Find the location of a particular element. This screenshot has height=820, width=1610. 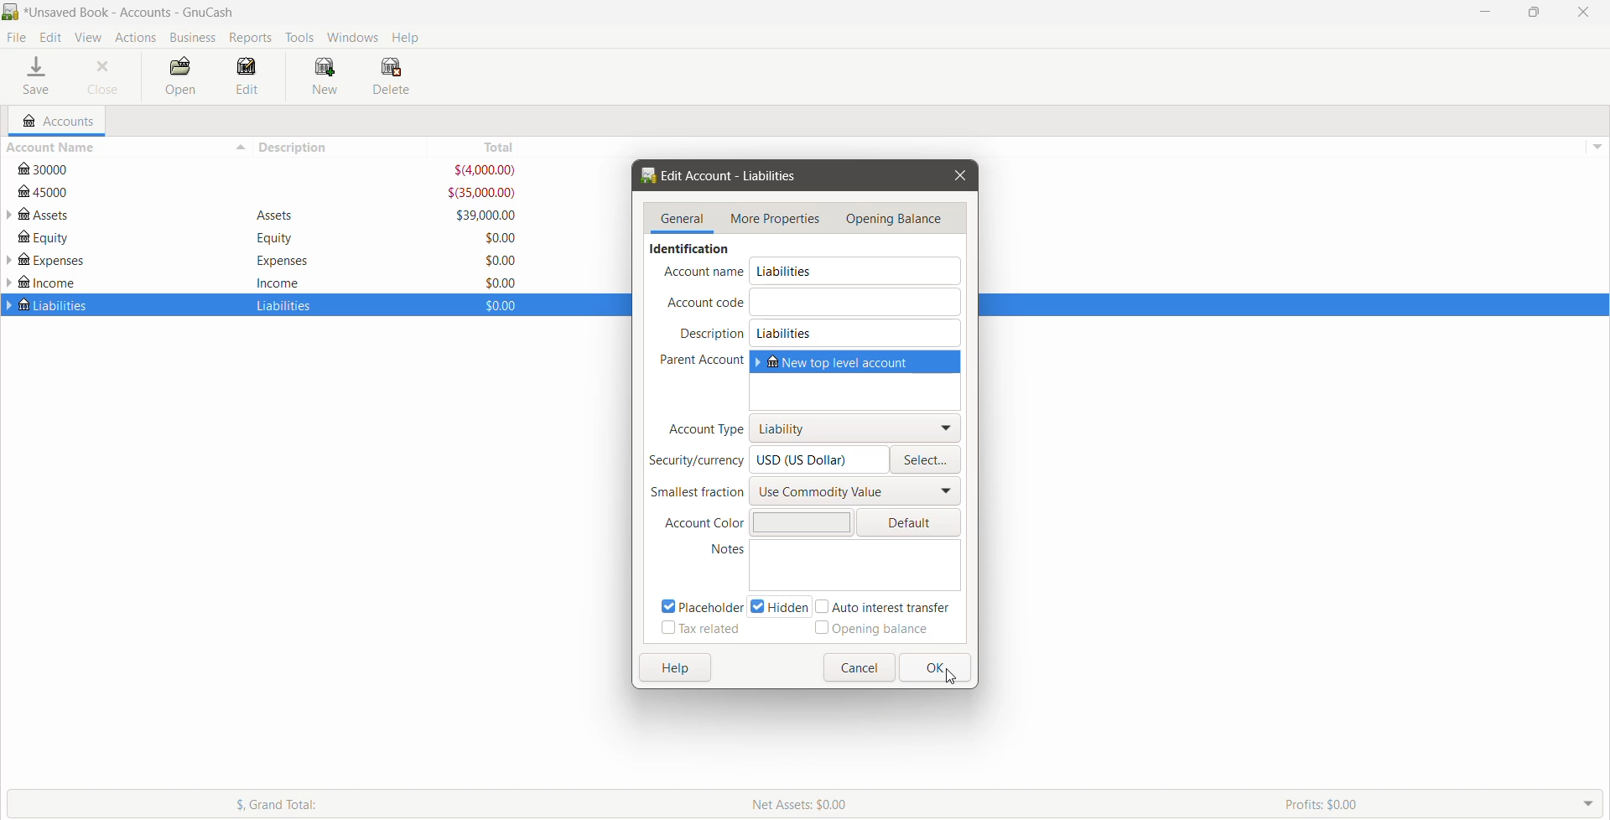

Opening Balance is located at coordinates (899, 219).